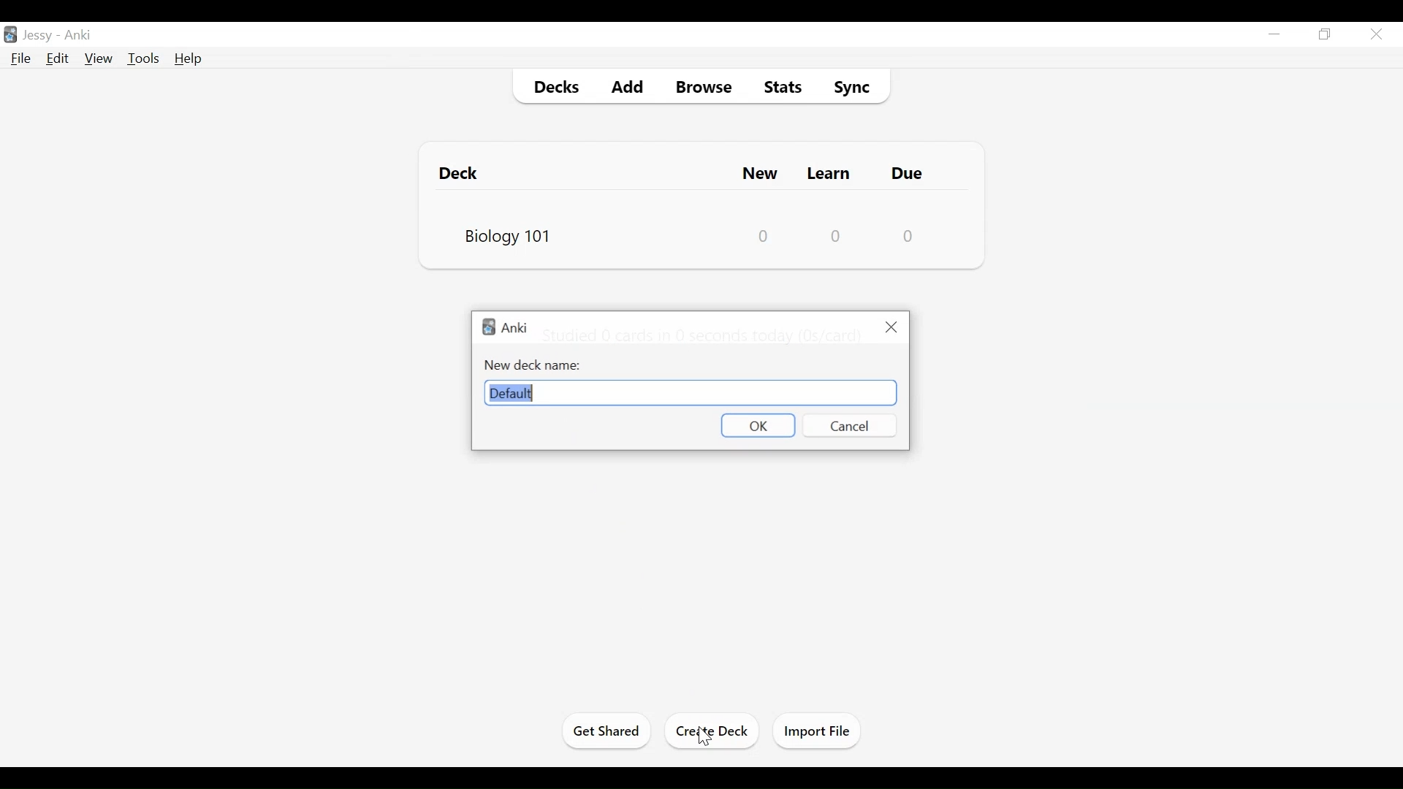 Image resolution: width=1403 pixels, height=789 pixels. Describe the element at coordinates (12, 35) in the screenshot. I see `Anki Desktop icon` at that location.